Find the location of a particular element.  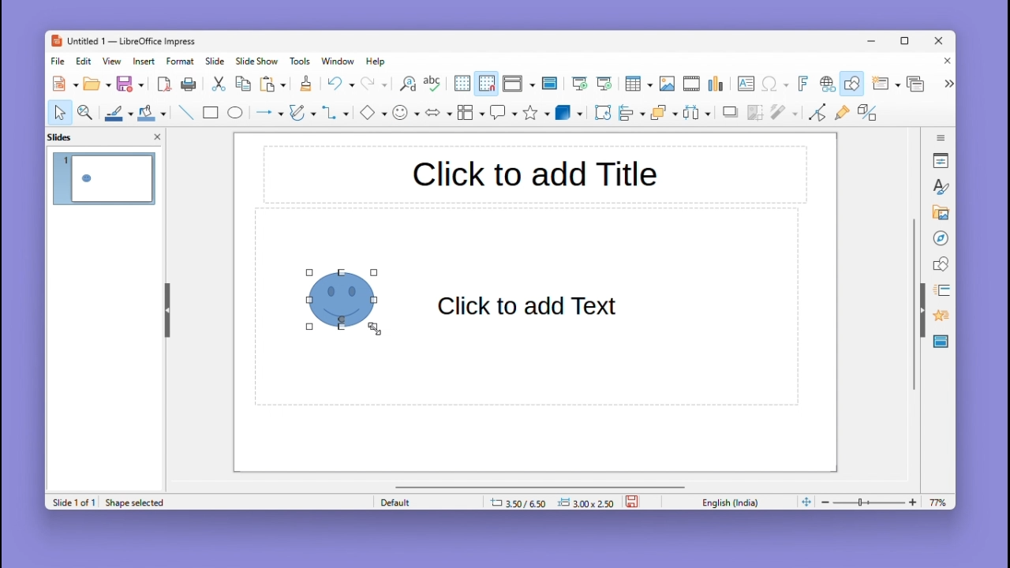

dimensions is located at coordinates (552, 502).